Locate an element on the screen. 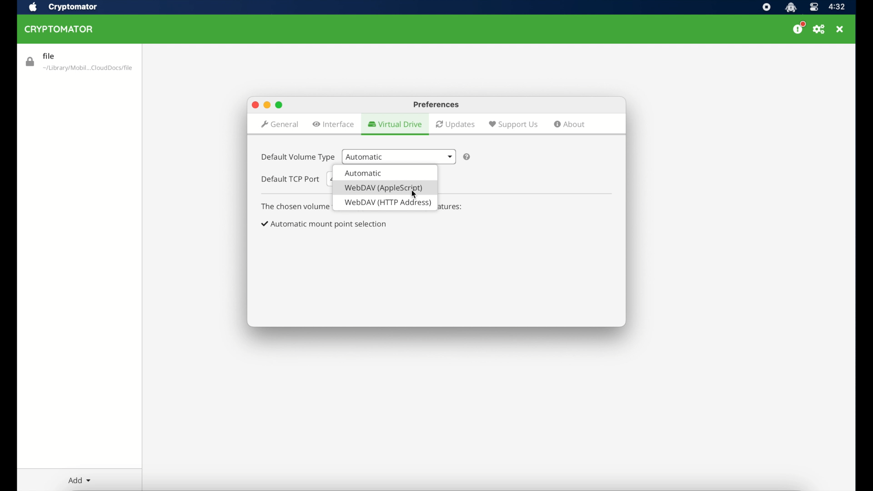  question mark icon is located at coordinates (467, 157).